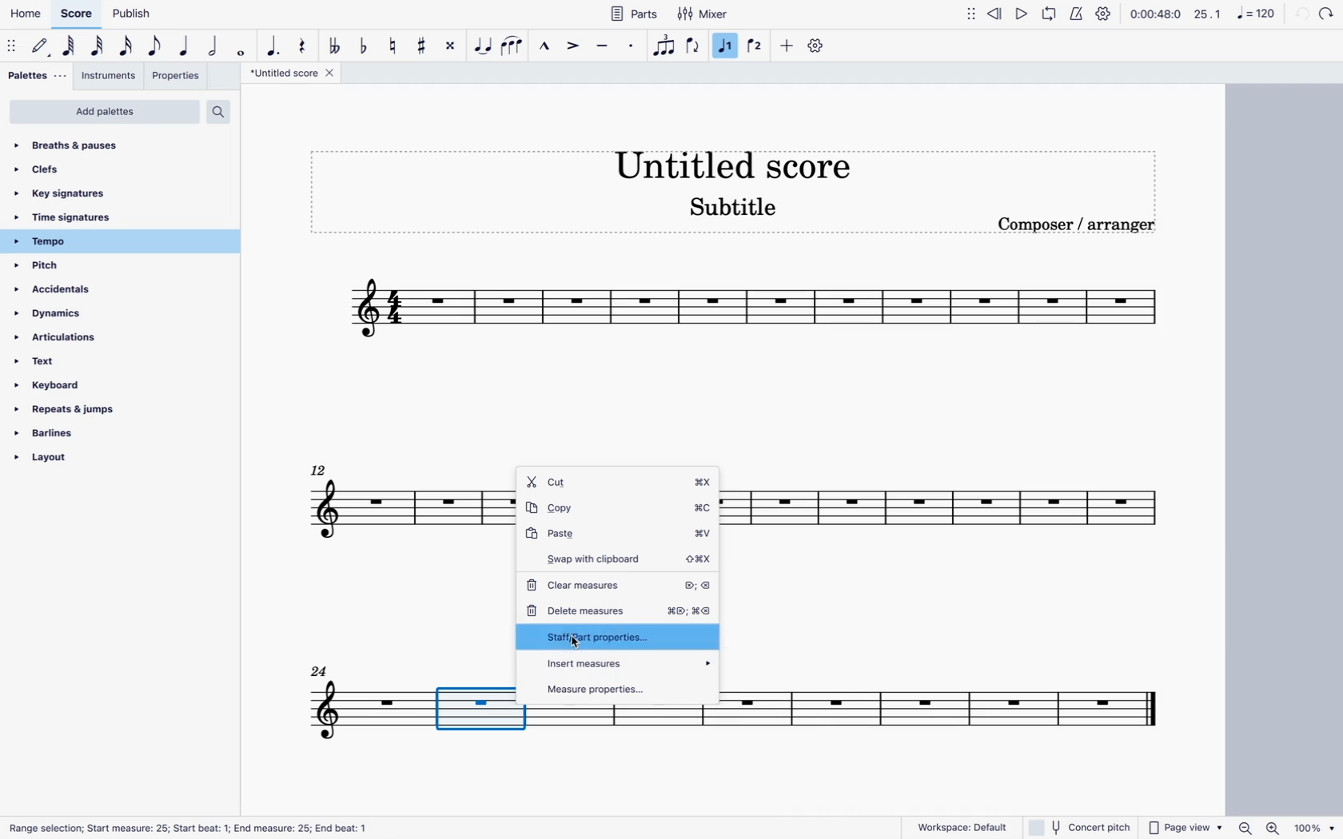 Image resolution: width=1343 pixels, height=839 pixels. I want to click on move, so click(11, 46).